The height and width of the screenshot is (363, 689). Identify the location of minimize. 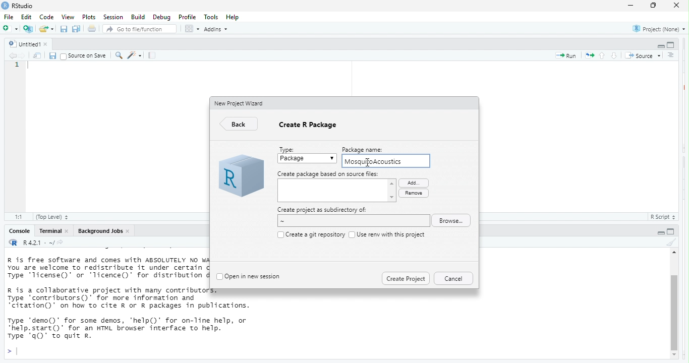
(630, 6).